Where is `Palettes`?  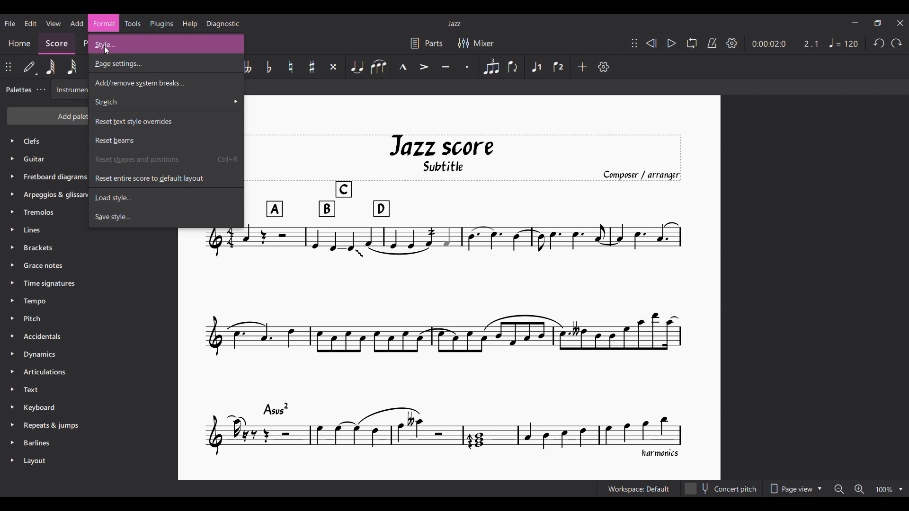
Palettes is located at coordinates (19, 90).